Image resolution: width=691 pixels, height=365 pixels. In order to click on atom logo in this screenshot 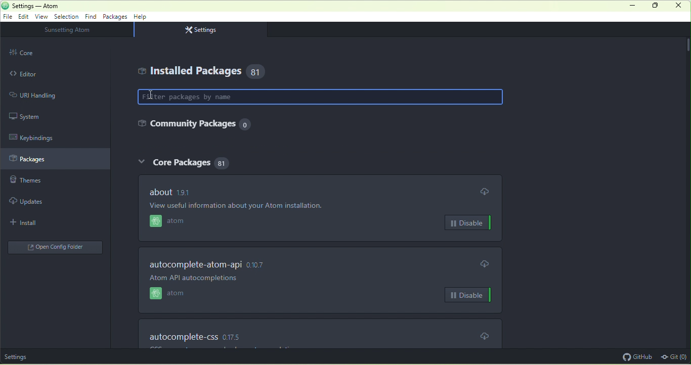, I will do `click(154, 222)`.